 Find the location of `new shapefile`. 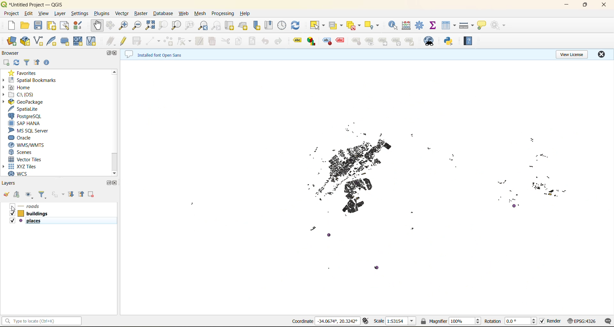

new shapefile is located at coordinates (39, 41).